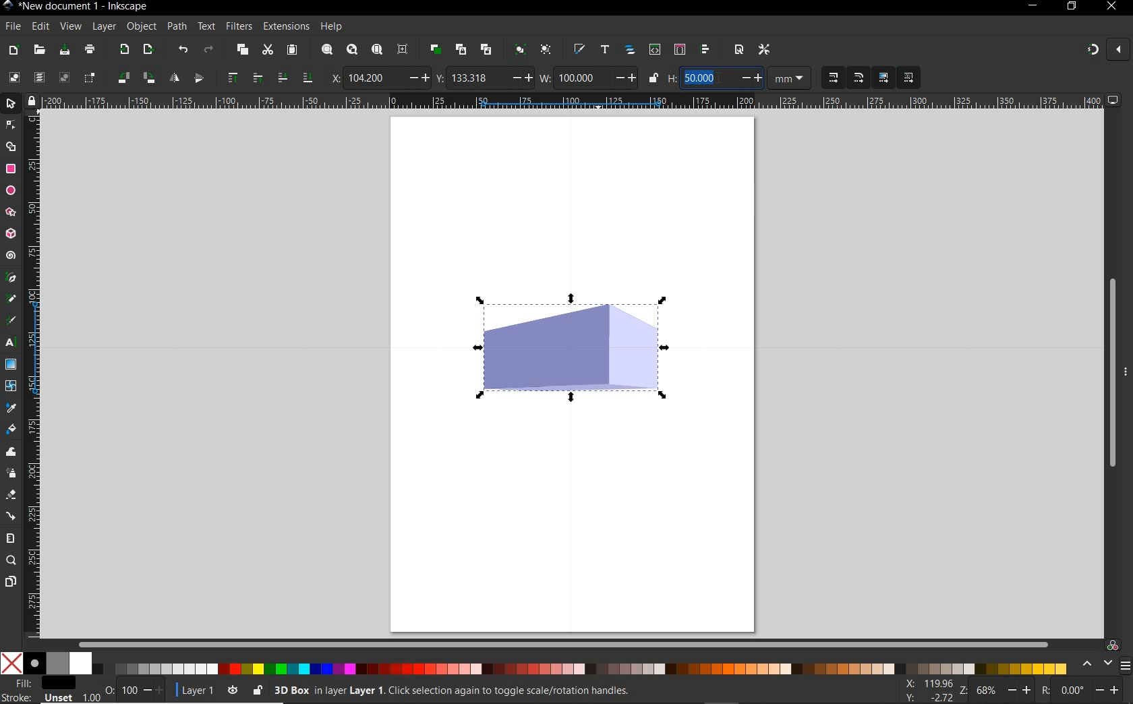 This screenshot has width=1133, height=704. What do you see at coordinates (202, 78) in the screenshot?
I see `object flip` at bounding box center [202, 78].